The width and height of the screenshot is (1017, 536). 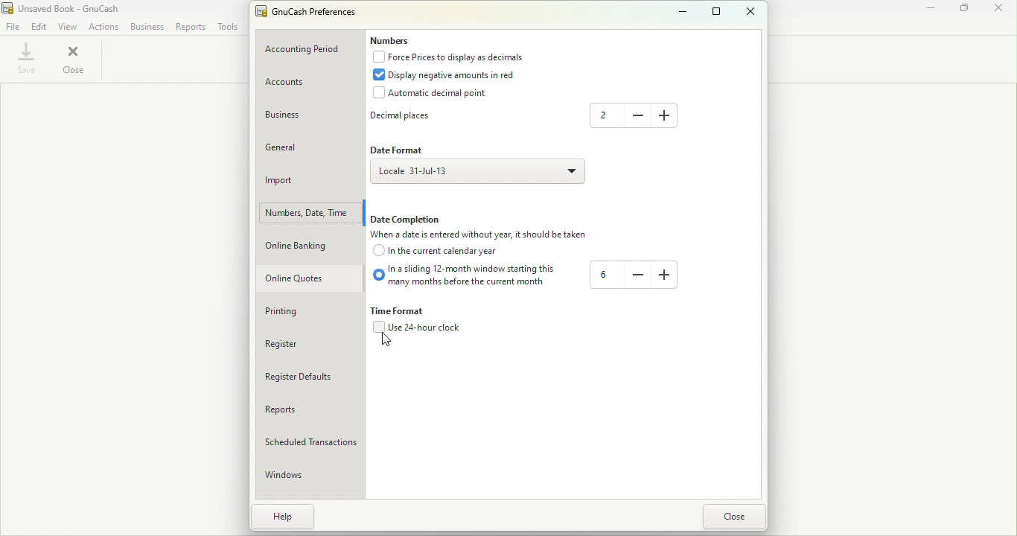 What do you see at coordinates (288, 474) in the screenshot?
I see `Windows` at bounding box center [288, 474].